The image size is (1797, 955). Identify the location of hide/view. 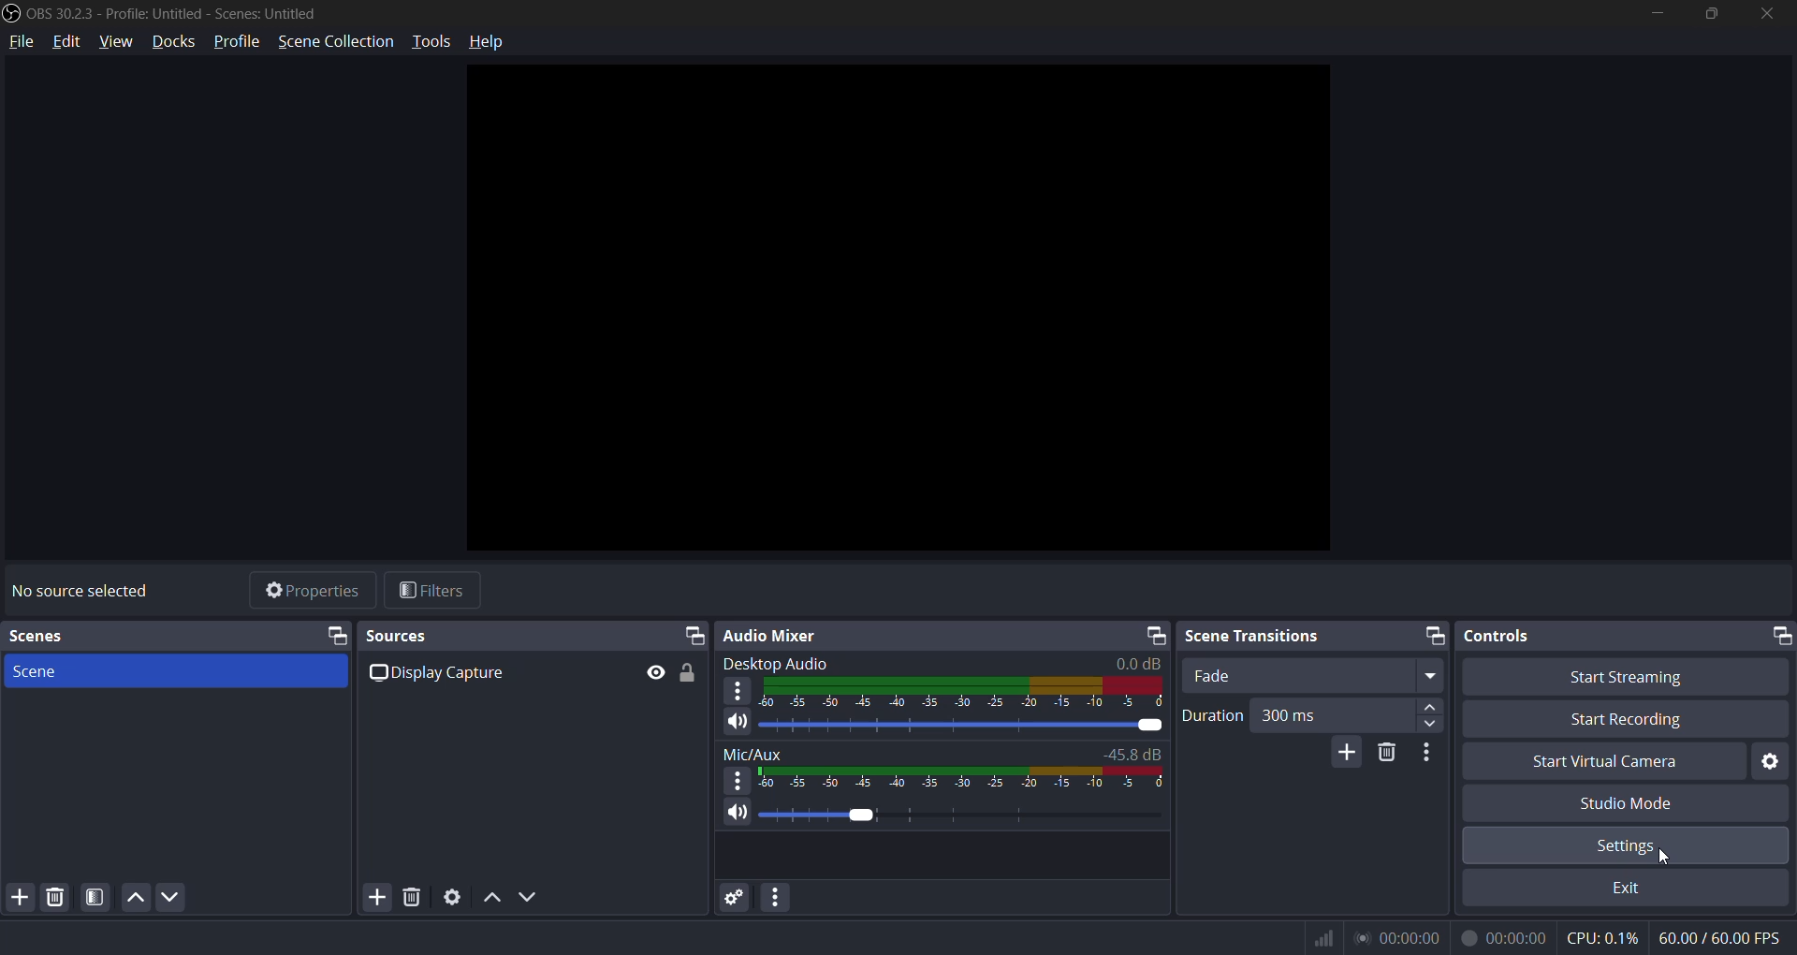
(660, 672).